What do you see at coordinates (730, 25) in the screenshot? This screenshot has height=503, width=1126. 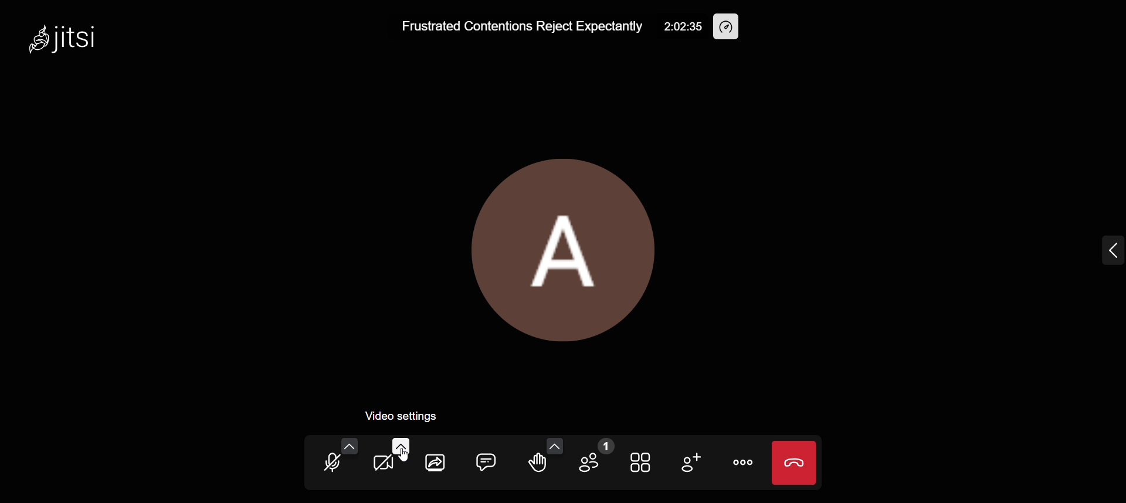 I see `performance setting` at bounding box center [730, 25].